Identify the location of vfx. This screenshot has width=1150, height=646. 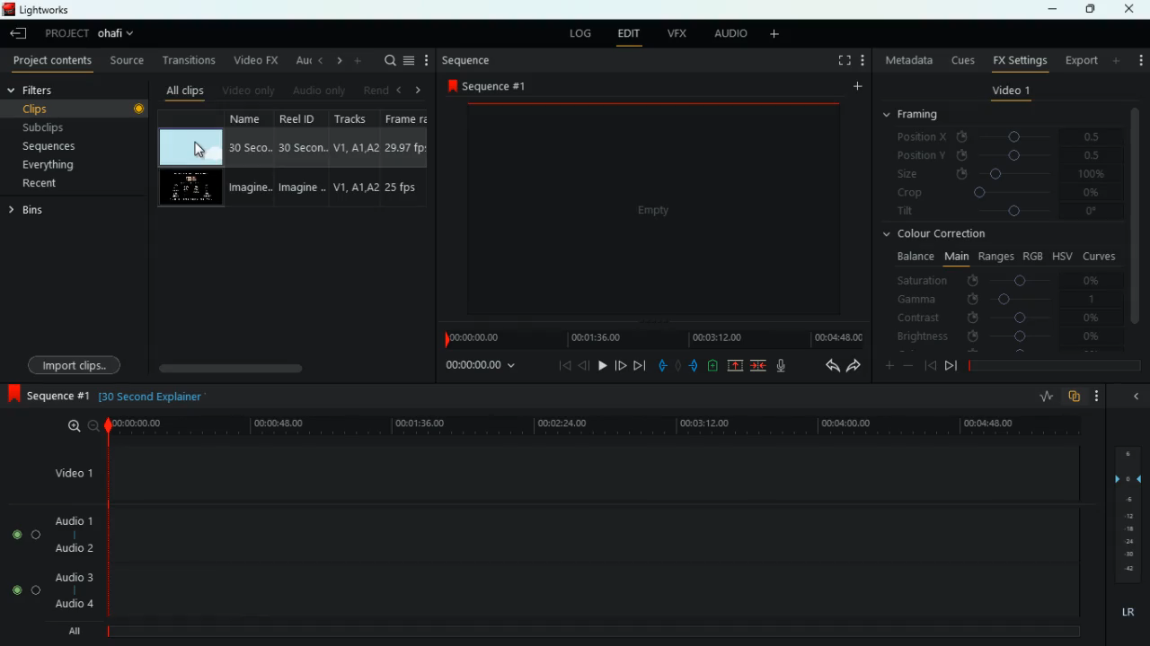
(674, 34).